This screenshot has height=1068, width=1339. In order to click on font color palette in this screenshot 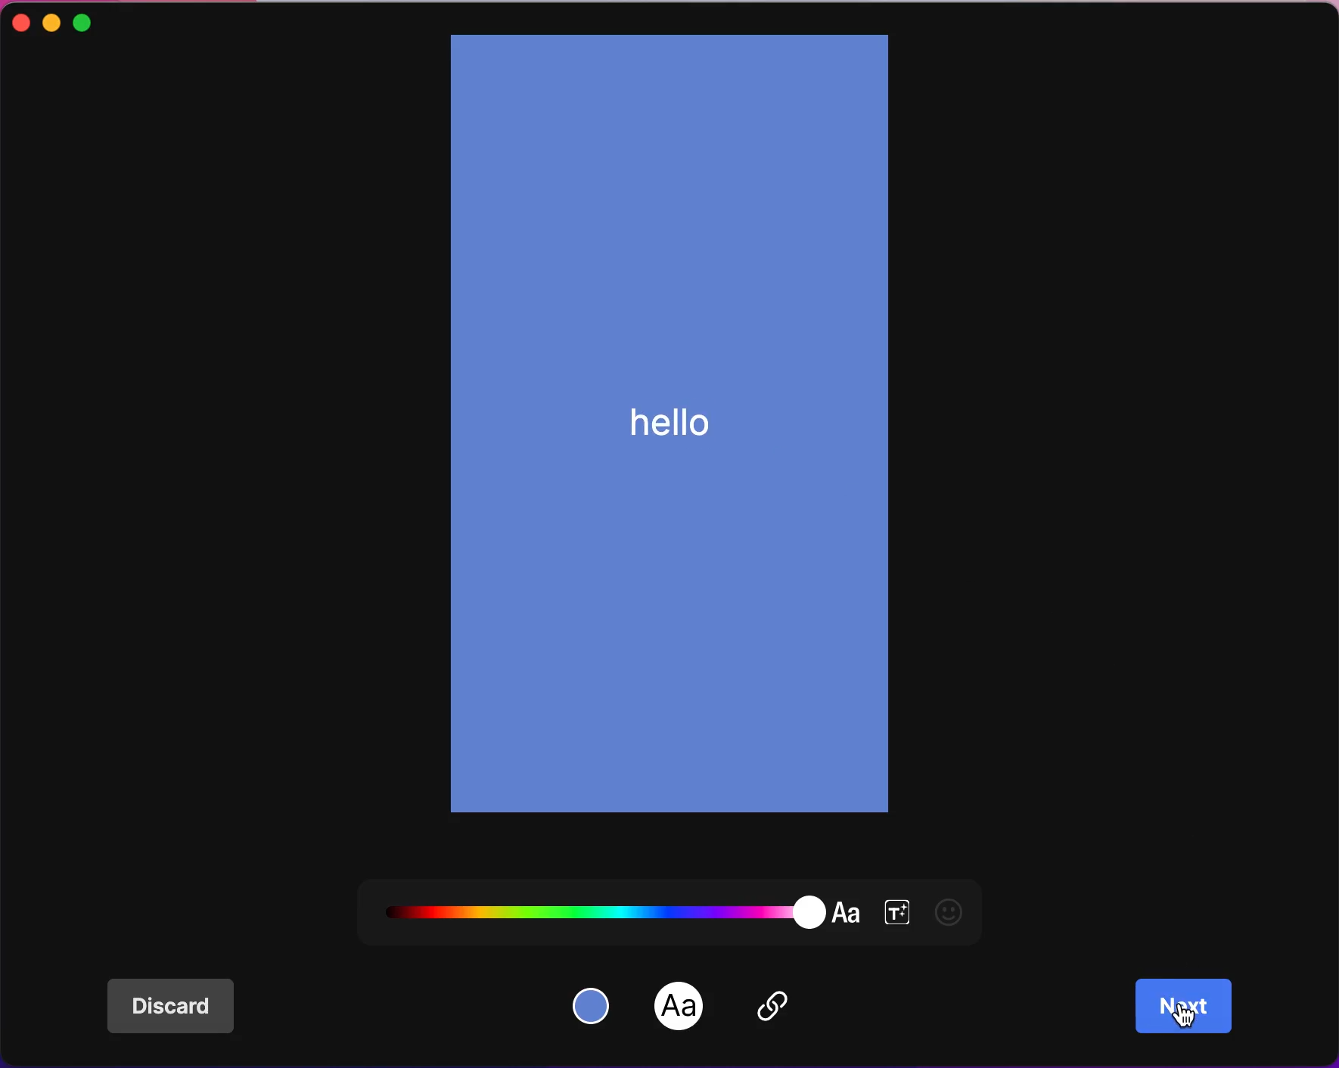, I will do `click(620, 902)`.